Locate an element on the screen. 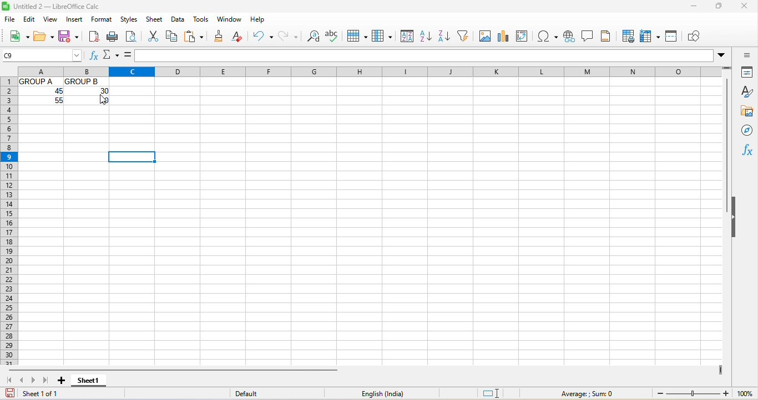 The image size is (758, 400). LibreOffice Logo is located at coordinates (6, 6).